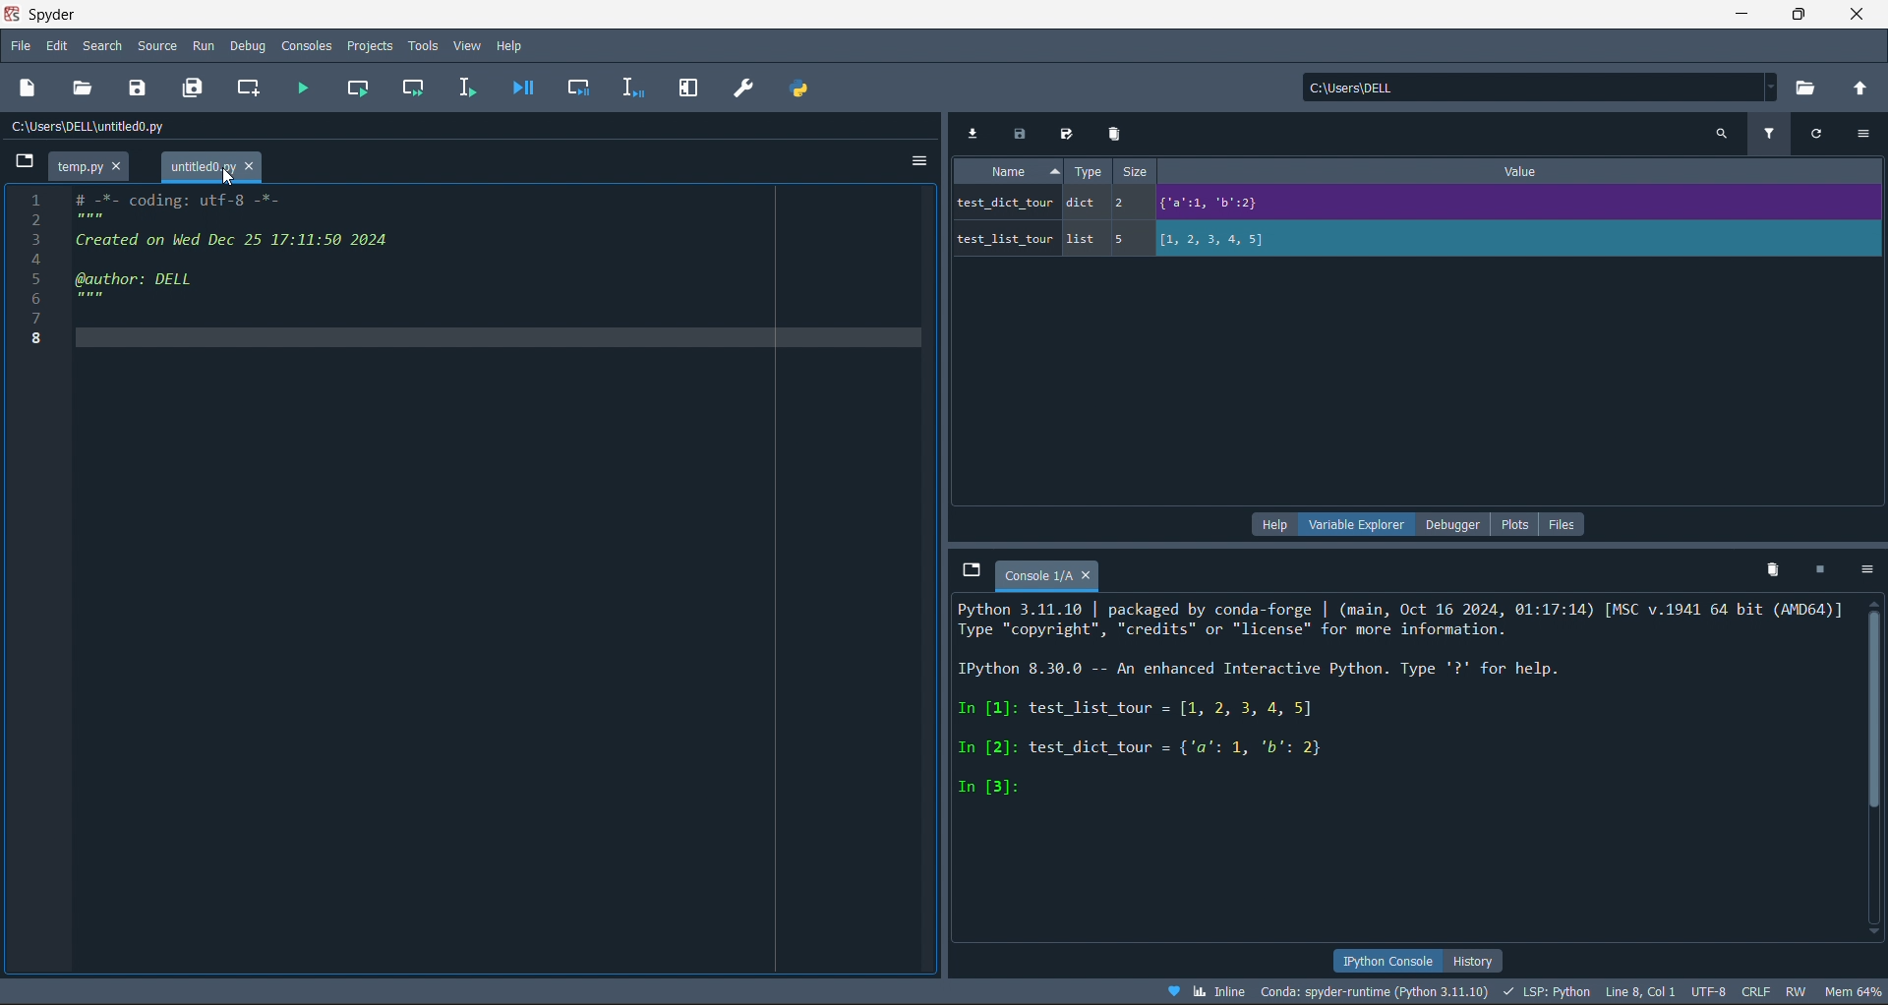 The width and height of the screenshot is (1888, 1005). I want to click on debug cell, so click(572, 87).